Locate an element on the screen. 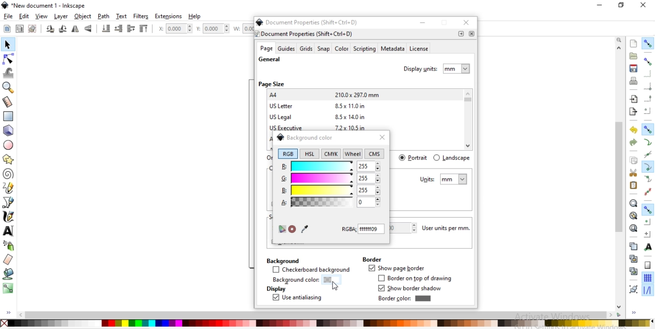 This screenshot has width=655, height=329. general is located at coordinates (270, 60).